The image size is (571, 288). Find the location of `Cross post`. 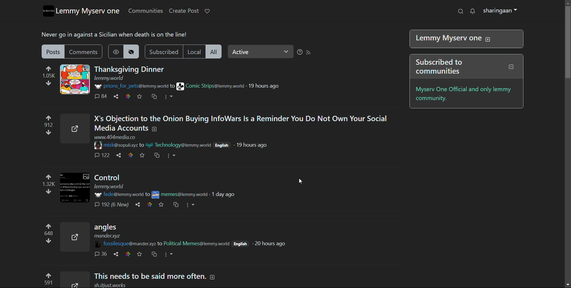

Cross post is located at coordinates (156, 156).